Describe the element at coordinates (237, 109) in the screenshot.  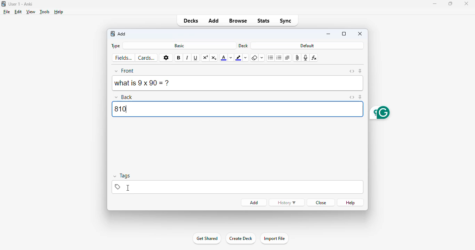
I see `810` at that location.